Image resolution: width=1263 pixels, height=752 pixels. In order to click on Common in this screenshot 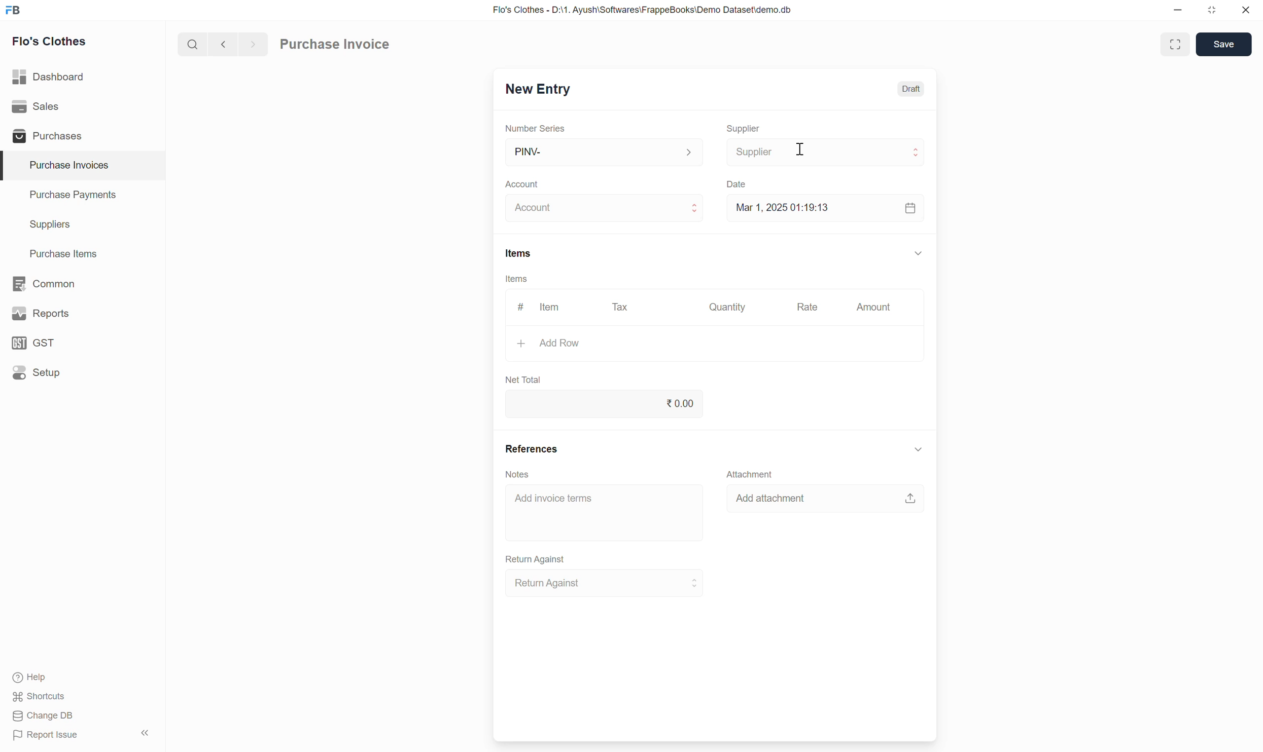, I will do `click(45, 283)`.